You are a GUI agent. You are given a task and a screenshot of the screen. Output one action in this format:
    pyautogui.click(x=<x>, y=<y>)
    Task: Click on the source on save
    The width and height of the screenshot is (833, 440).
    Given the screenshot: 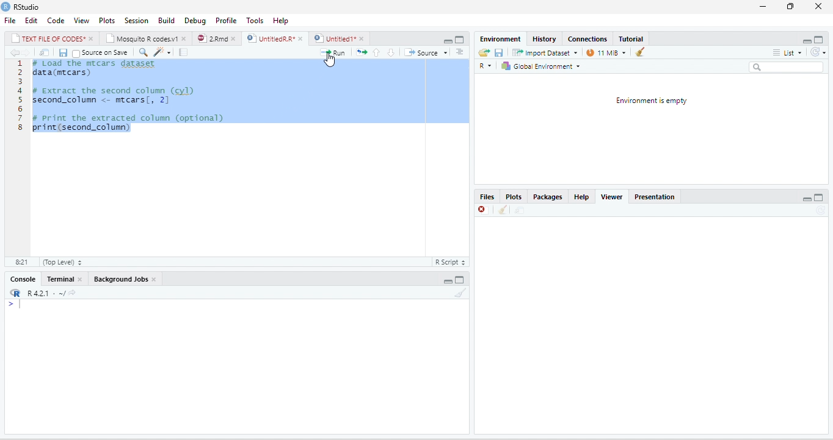 What is the action you would take?
    pyautogui.click(x=104, y=52)
    